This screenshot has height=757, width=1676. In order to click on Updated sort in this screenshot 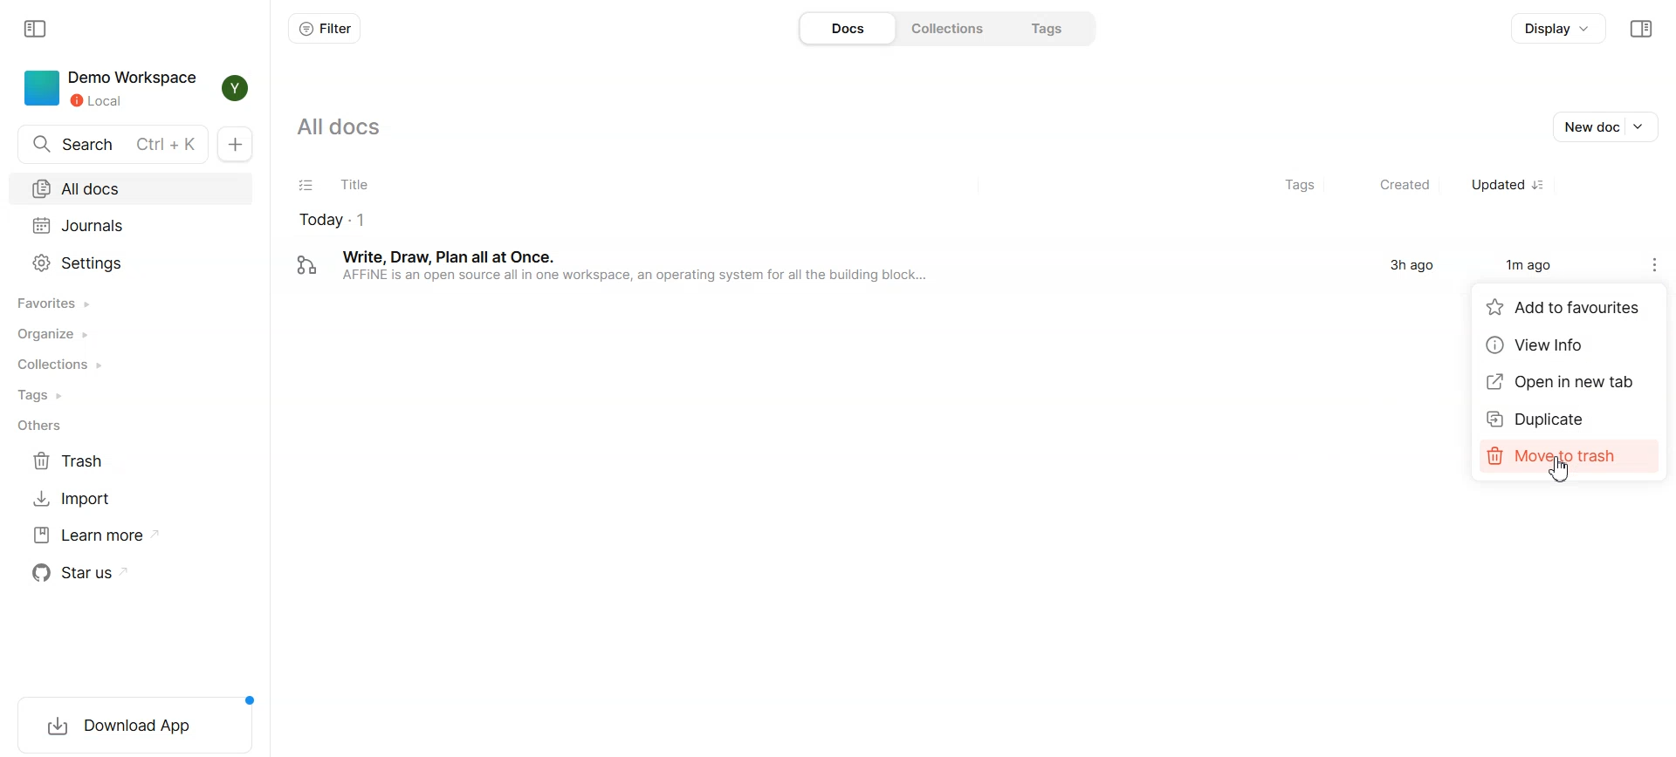, I will do `click(1509, 187)`.